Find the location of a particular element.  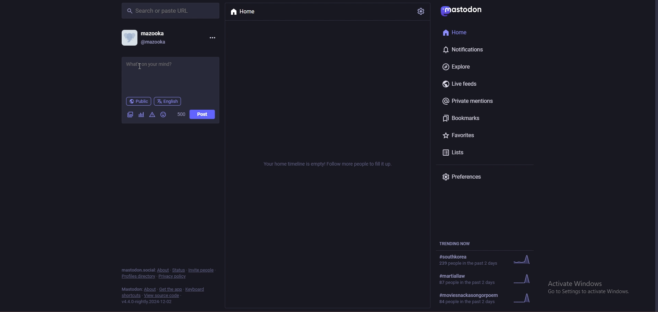

trend is located at coordinates (488, 259).